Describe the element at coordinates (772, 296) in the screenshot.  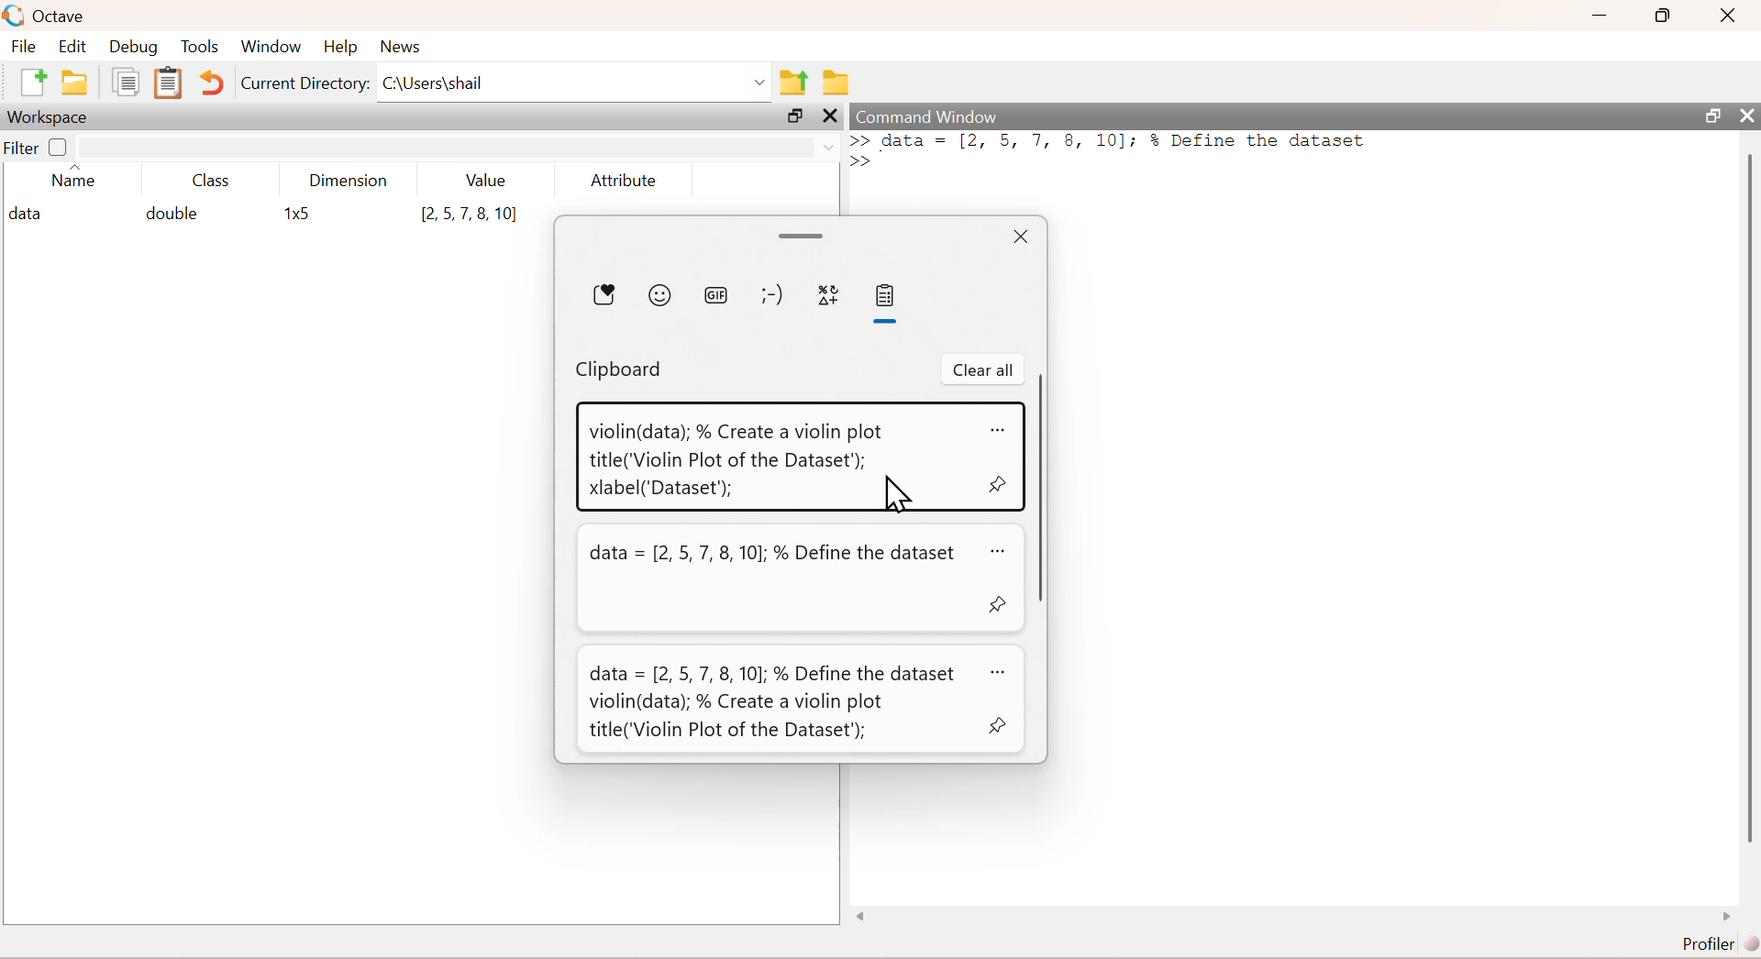
I see `Emotes` at that location.